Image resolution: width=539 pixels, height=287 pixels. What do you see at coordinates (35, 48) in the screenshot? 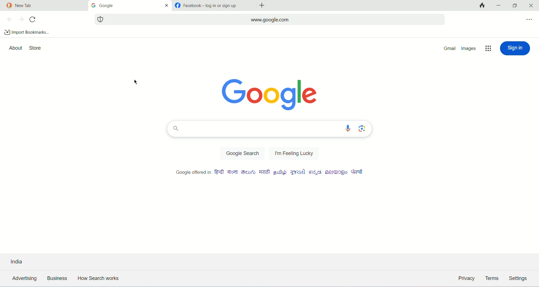
I see `store` at bounding box center [35, 48].